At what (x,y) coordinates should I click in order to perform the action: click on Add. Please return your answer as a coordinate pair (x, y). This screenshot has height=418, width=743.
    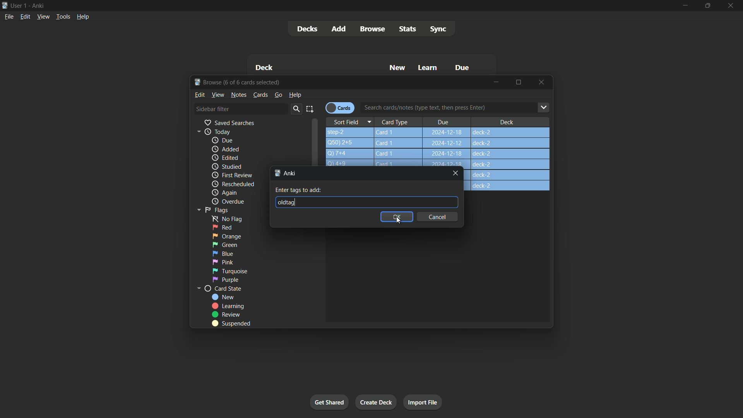
    Looking at the image, I should click on (340, 29).